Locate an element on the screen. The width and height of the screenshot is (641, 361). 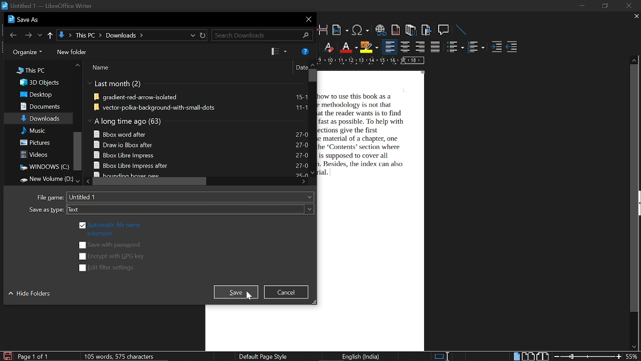
vertically scrollbar is located at coordinates (634, 189).